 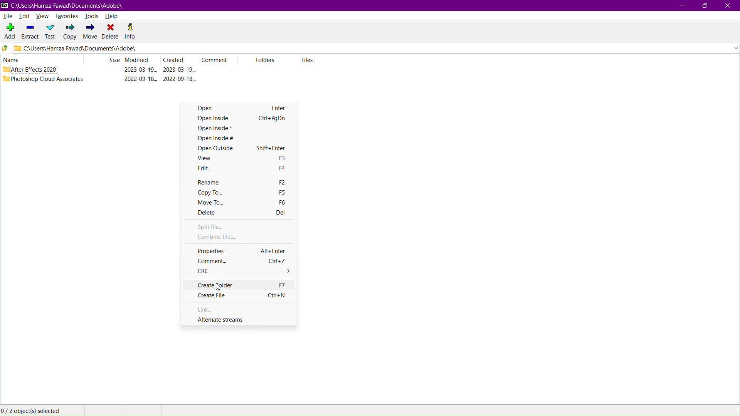 I want to click on Window Name, so click(x=62, y=6).